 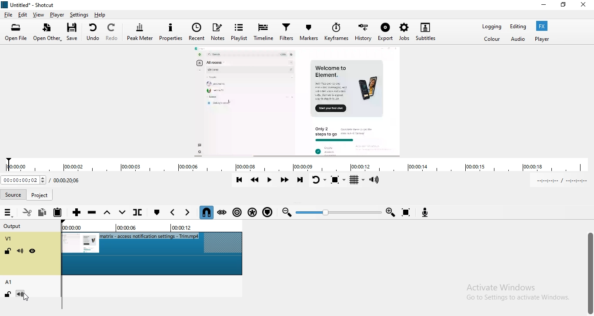 What do you see at coordinates (7, 294) in the screenshot?
I see `lock` at bounding box center [7, 294].